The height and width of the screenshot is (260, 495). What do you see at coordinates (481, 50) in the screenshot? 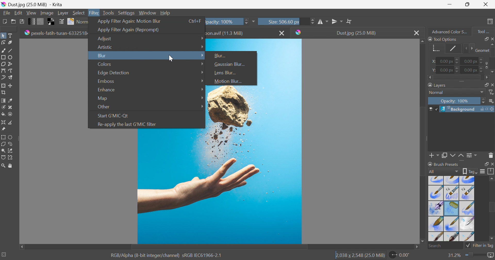
I see `Geometry` at bounding box center [481, 50].